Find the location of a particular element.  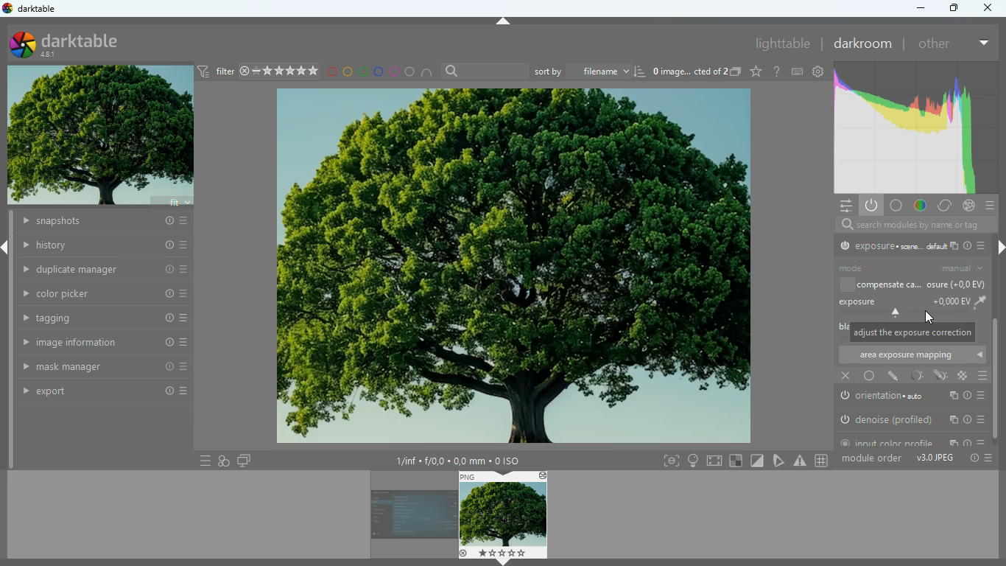

v3.0 JPEG is located at coordinates (933, 459).